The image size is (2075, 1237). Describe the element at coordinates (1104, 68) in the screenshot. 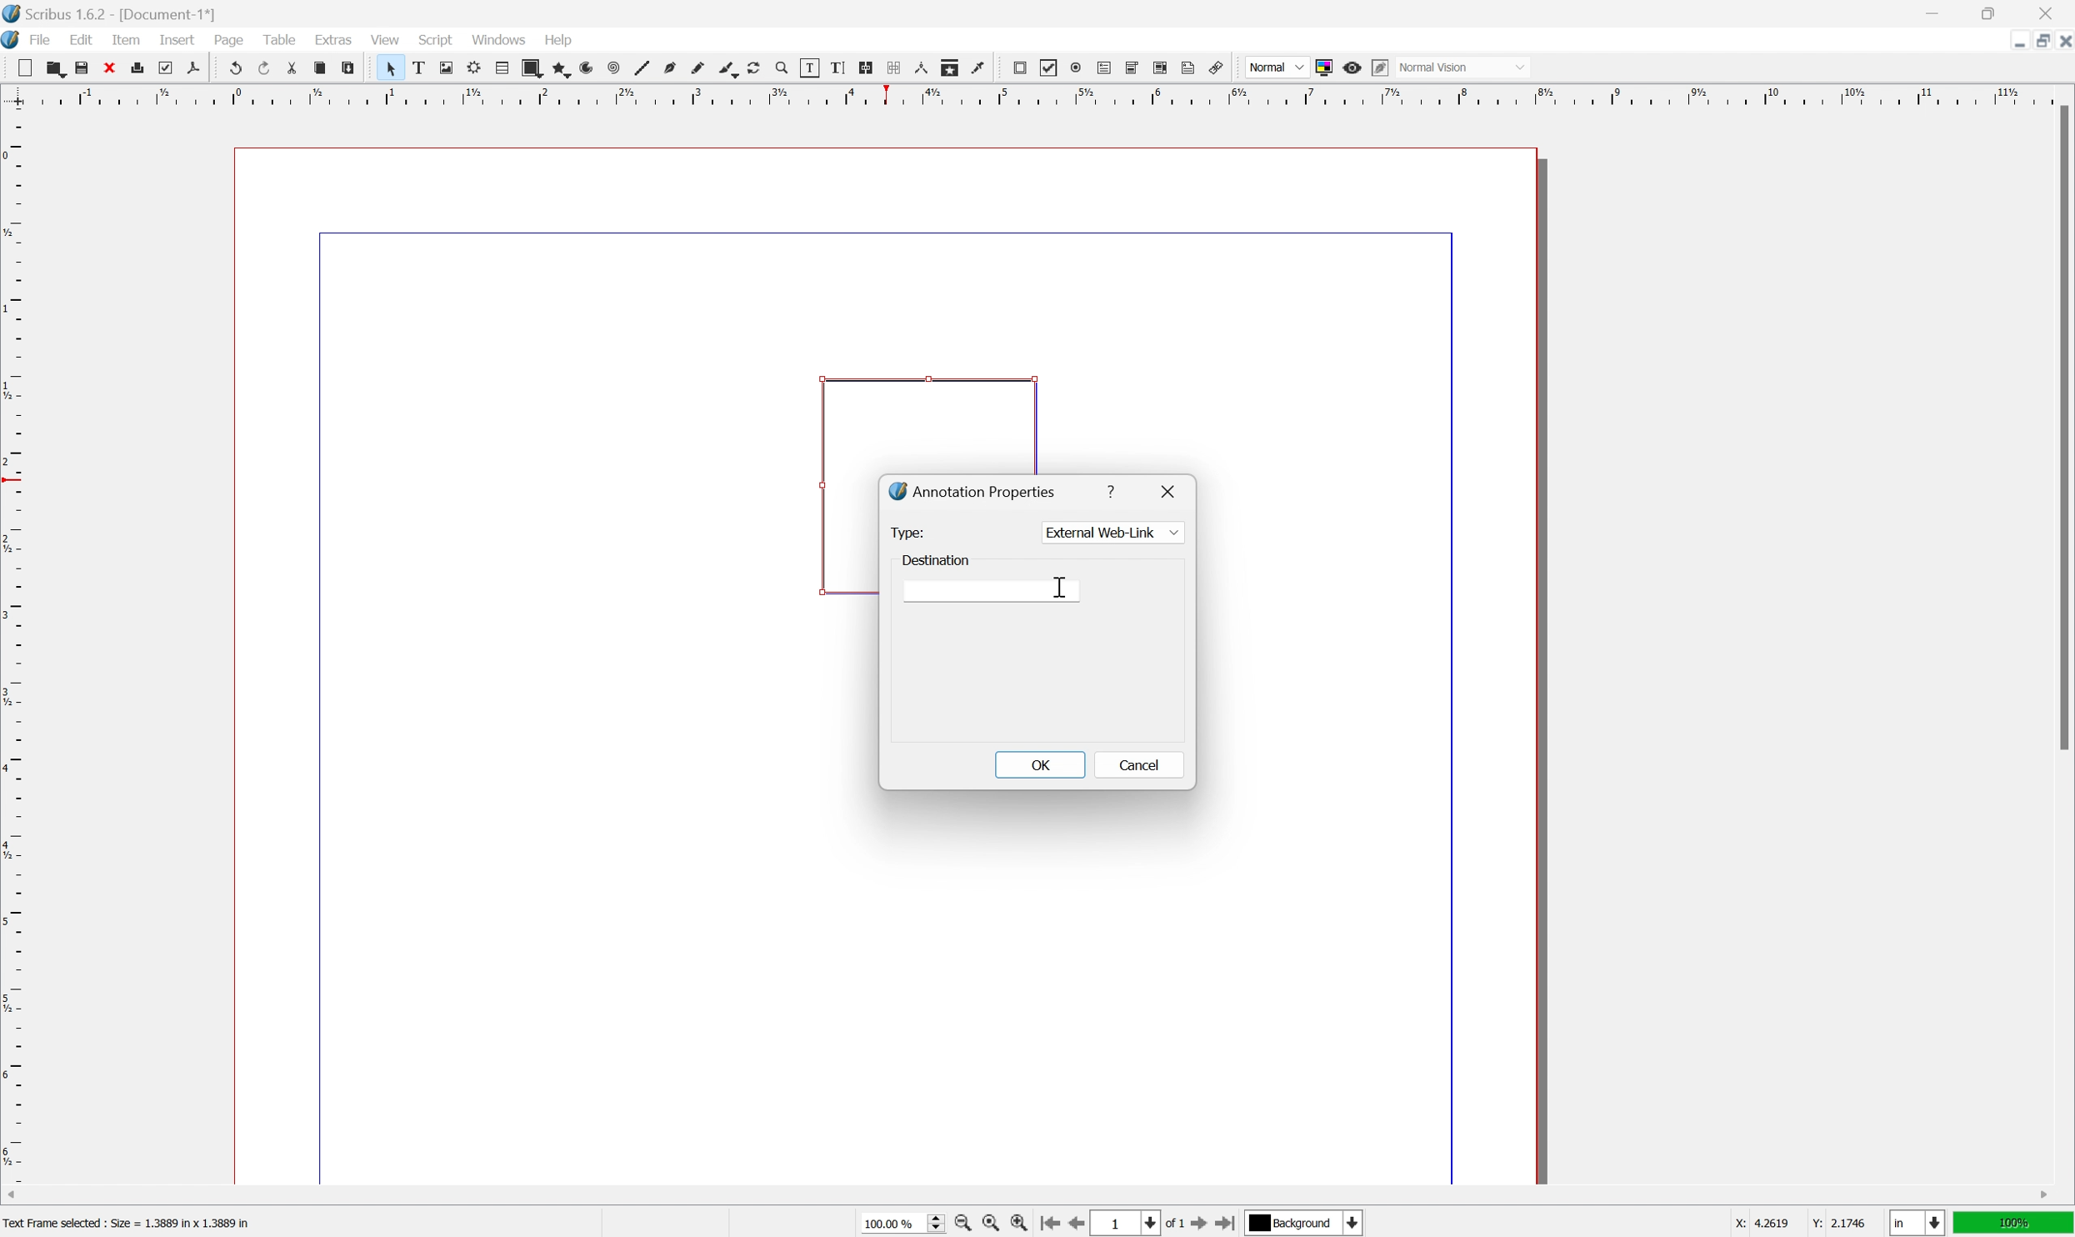

I see `pdf text field` at that location.